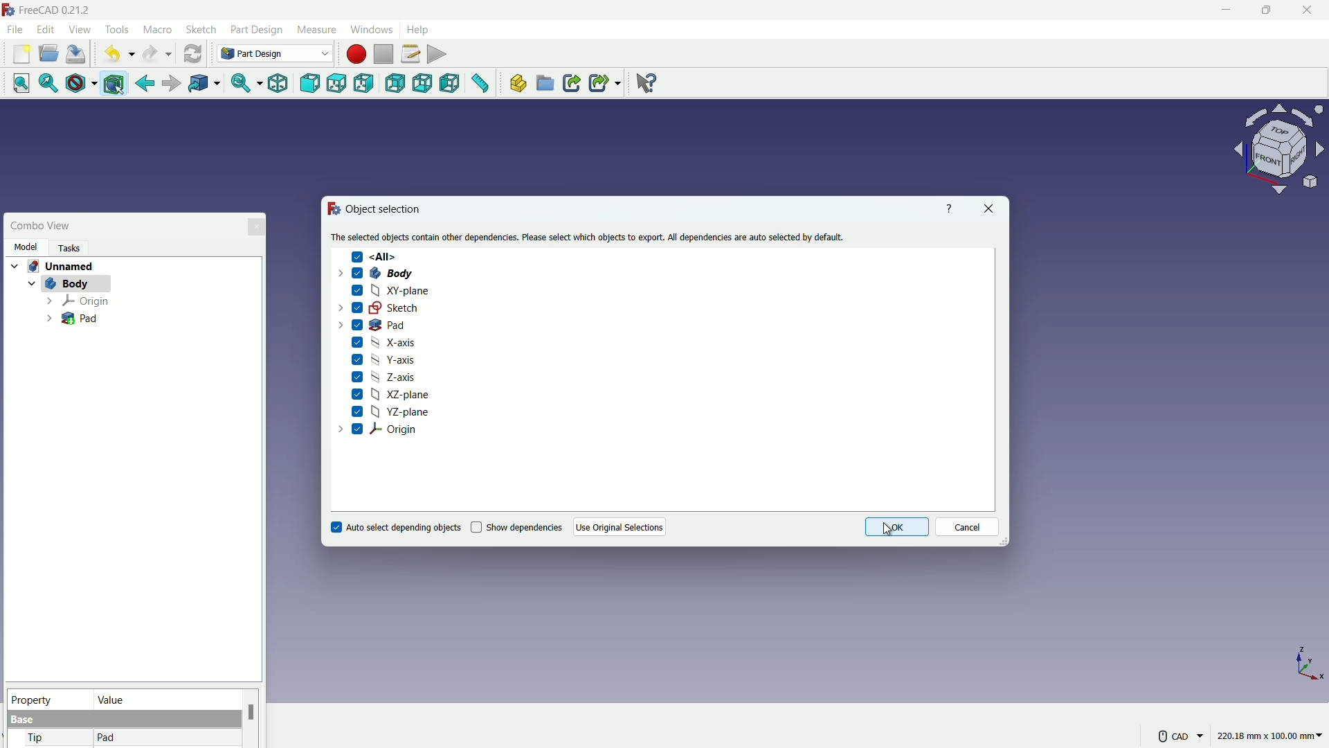  Describe the element at coordinates (339, 83) in the screenshot. I see `top view` at that location.